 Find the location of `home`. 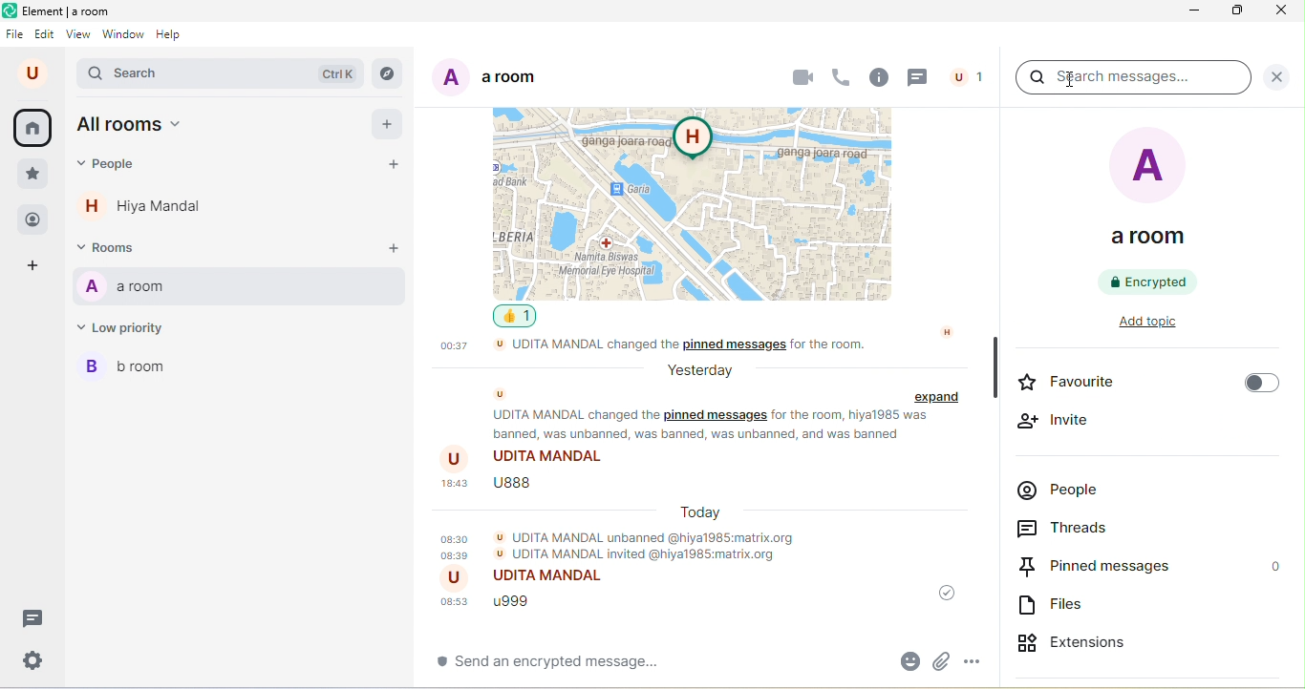

home is located at coordinates (36, 128).